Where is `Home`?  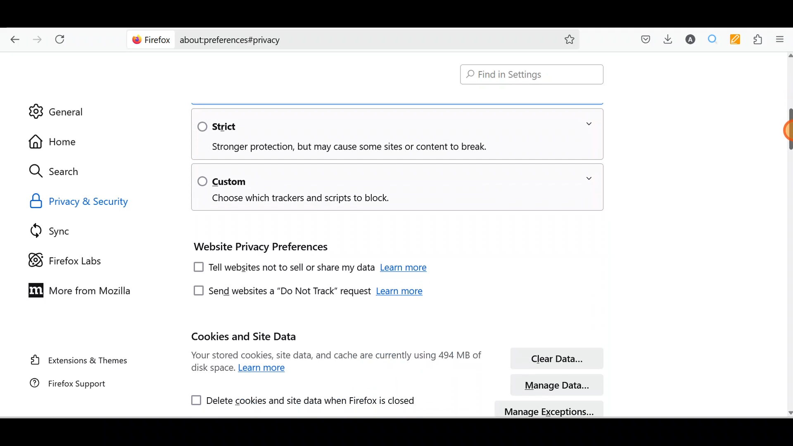
Home is located at coordinates (57, 142).